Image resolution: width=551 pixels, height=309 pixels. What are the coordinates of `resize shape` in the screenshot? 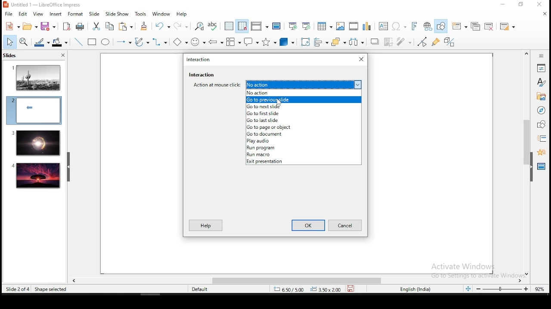 It's located at (49, 289).